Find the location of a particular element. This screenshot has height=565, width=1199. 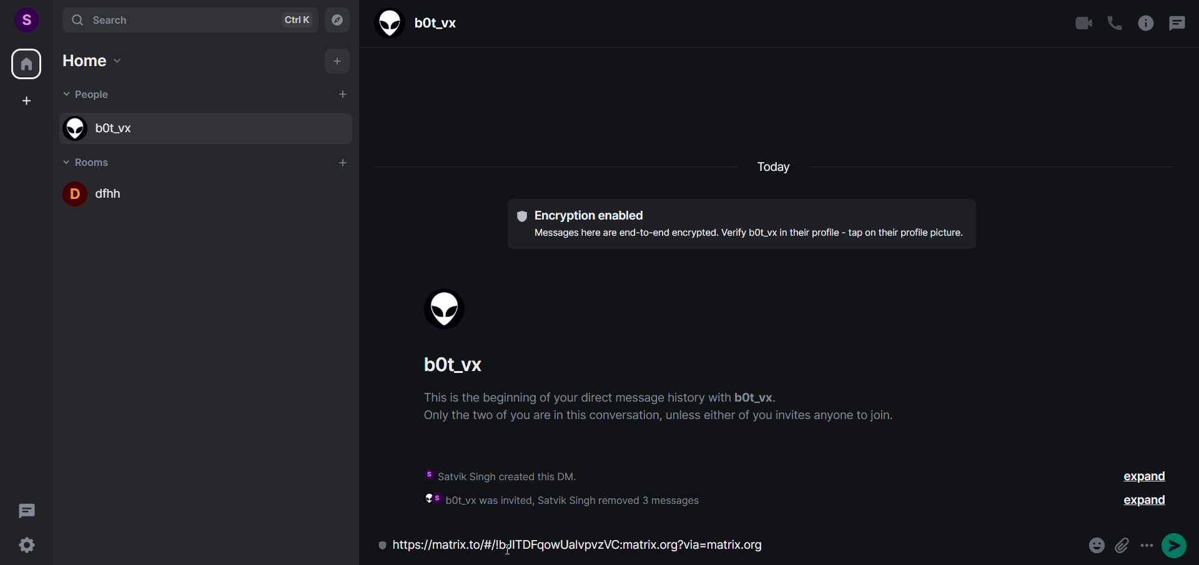

add room is located at coordinates (343, 163).